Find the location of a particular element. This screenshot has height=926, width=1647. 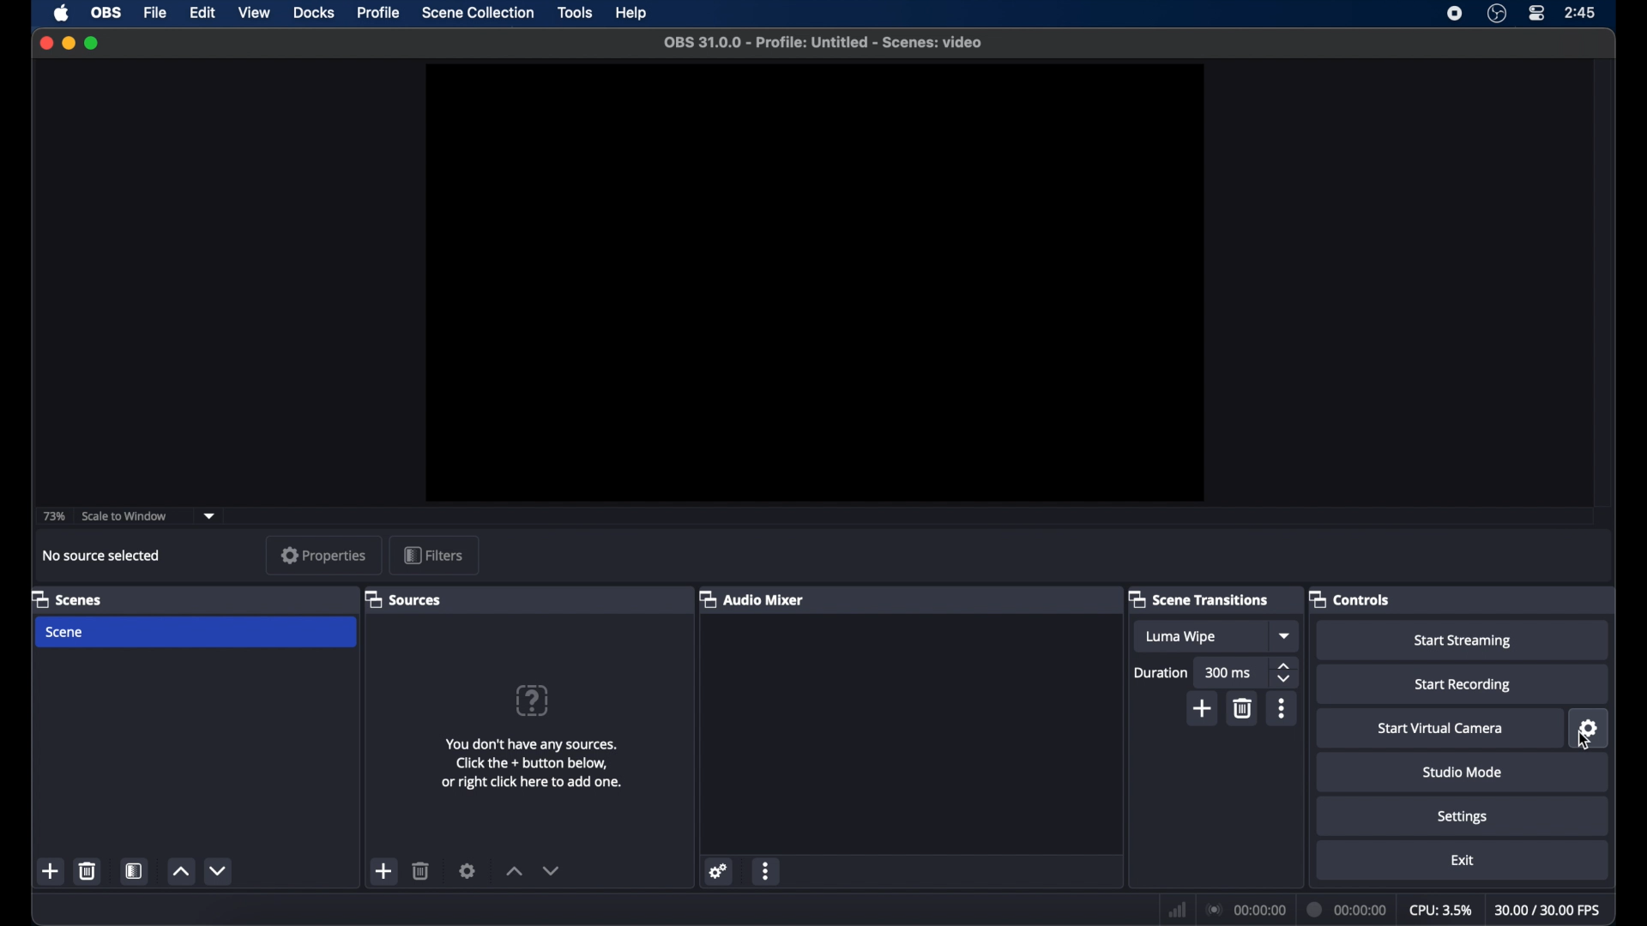

fps is located at coordinates (1548, 911).